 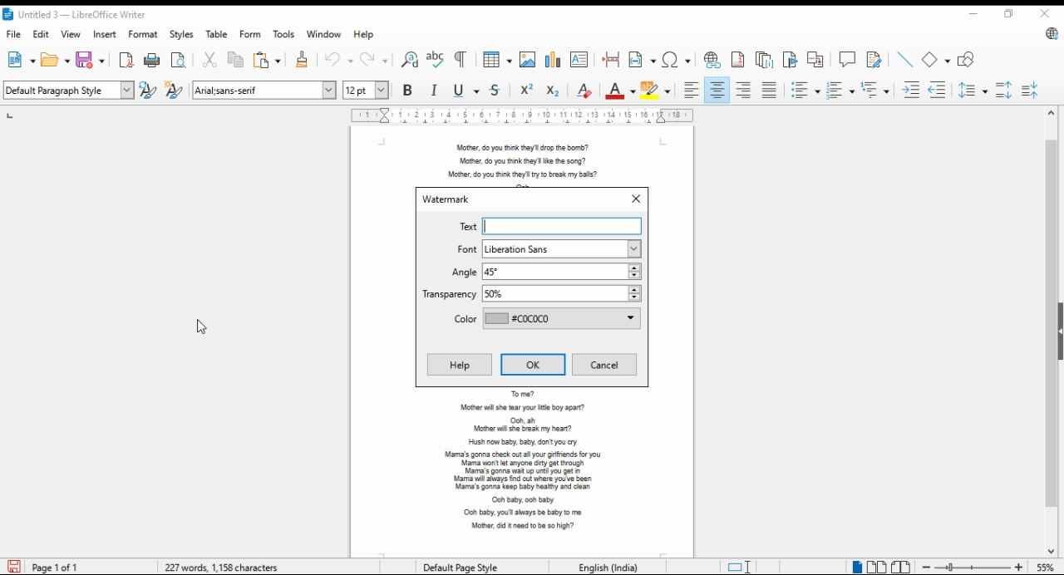 What do you see at coordinates (692, 90) in the screenshot?
I see `align left` at bounding box center [692, 90].